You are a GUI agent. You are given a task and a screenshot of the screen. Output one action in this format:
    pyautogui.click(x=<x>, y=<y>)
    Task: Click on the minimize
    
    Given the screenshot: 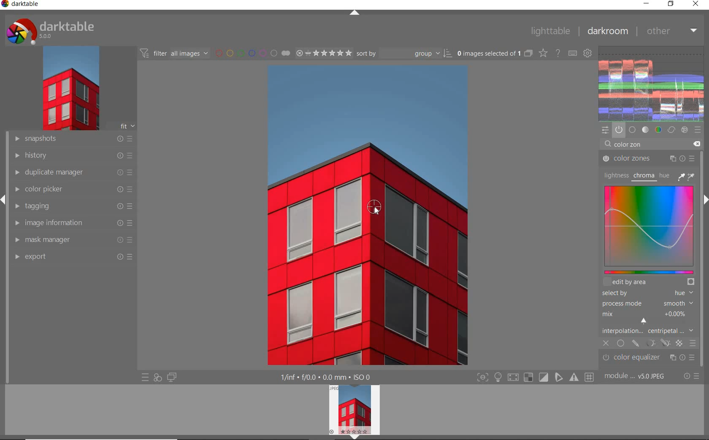 What is the action you would take?
    pyautogui.click(x=647, y=4)
    